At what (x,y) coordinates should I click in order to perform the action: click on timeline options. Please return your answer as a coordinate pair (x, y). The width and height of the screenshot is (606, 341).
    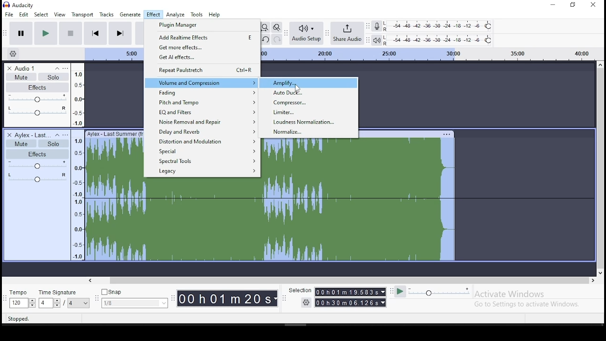
    Looking at the image, I should click on (13, 54).